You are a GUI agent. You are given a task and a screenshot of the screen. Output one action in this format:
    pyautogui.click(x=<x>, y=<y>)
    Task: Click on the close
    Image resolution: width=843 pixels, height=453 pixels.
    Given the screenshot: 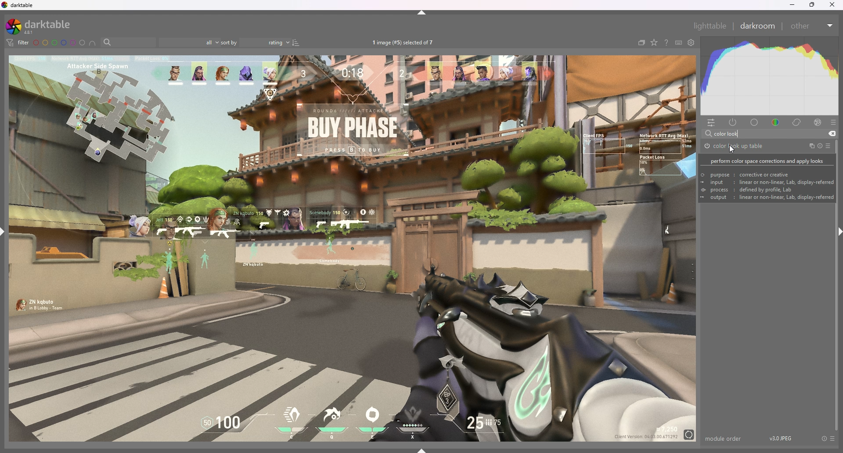 What is the action you would take?
    pyautogui.click(x=832, y=4)
    